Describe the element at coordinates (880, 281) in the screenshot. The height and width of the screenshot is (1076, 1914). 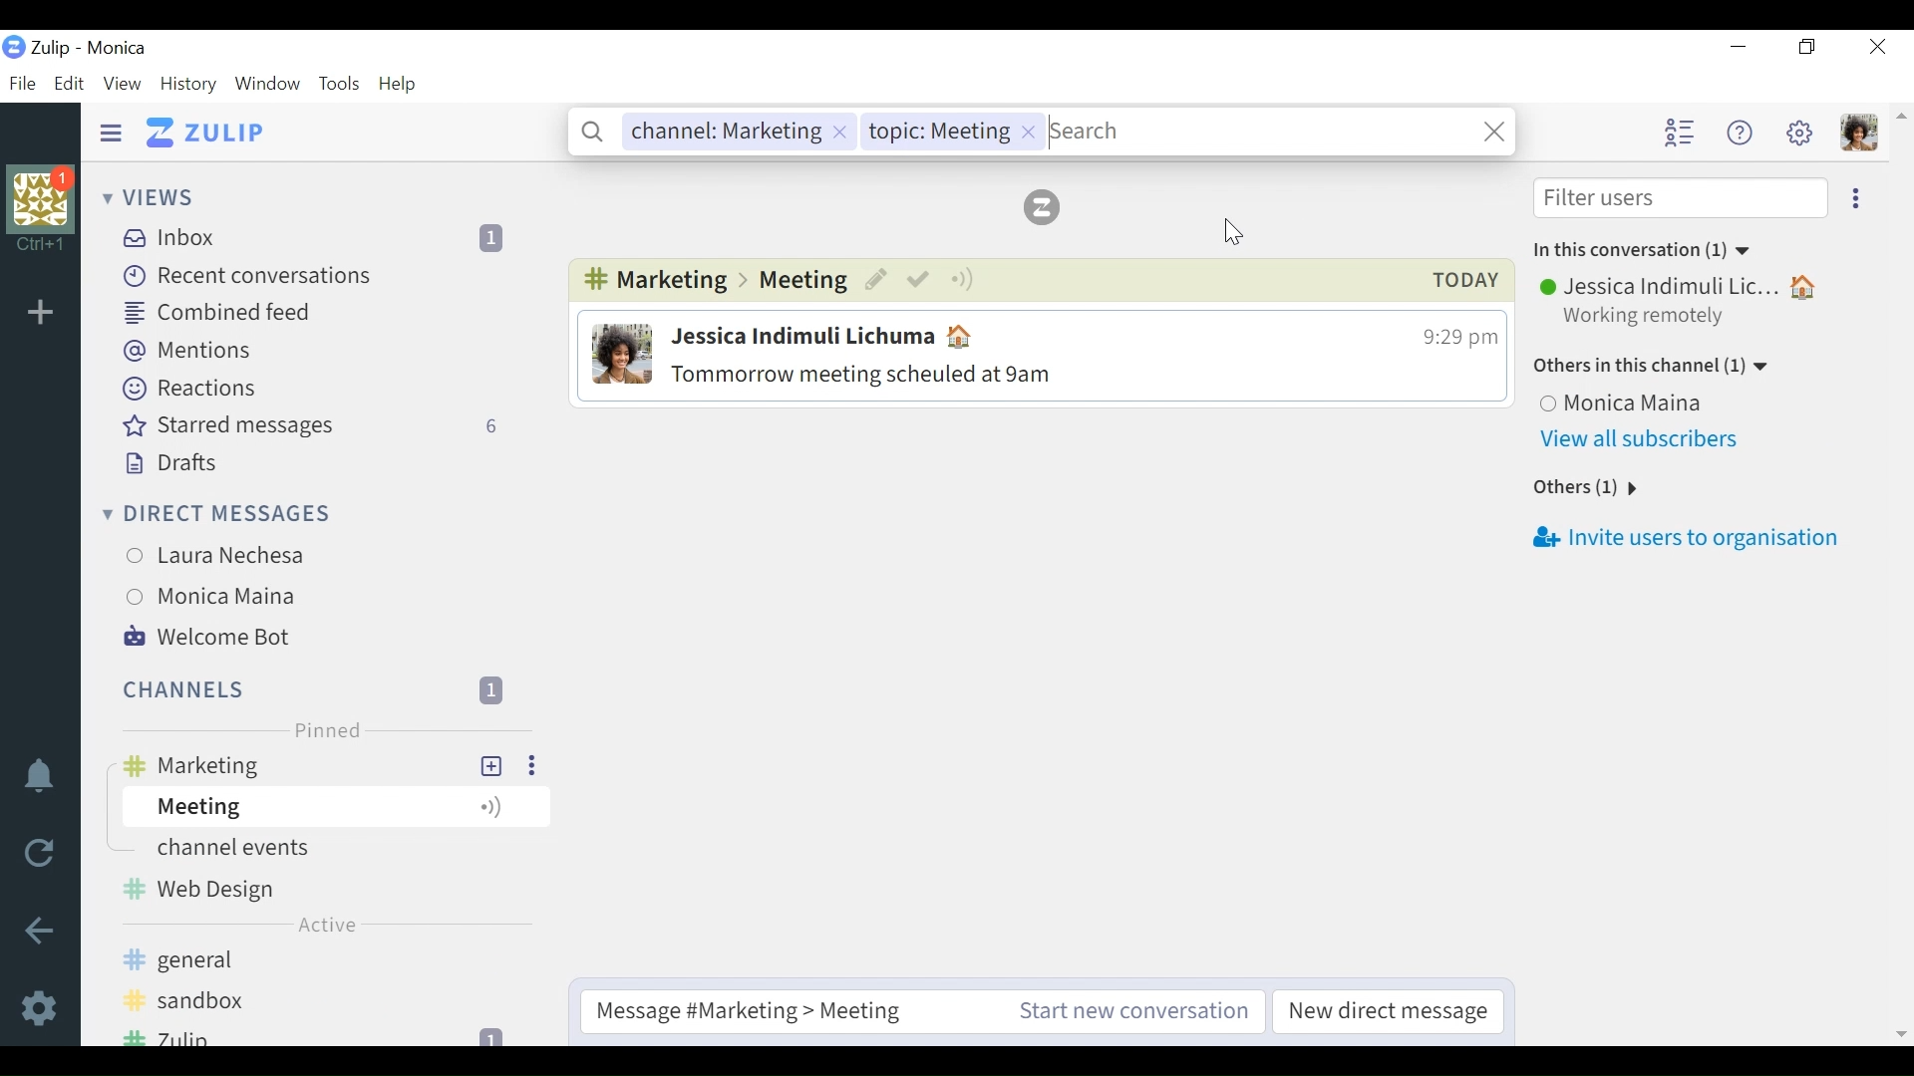
I see `Edit` at that location.